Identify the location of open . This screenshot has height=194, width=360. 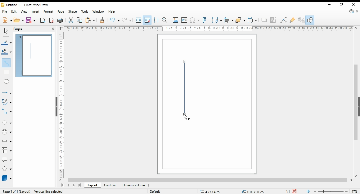
(19, 20).